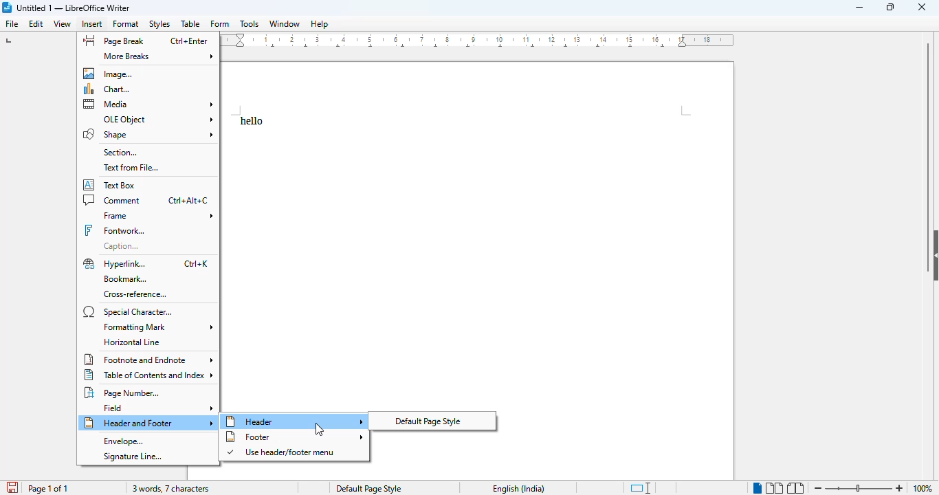 This screenshot has height=495, width=939. I want to click on multi-page view, so click(774, 488).